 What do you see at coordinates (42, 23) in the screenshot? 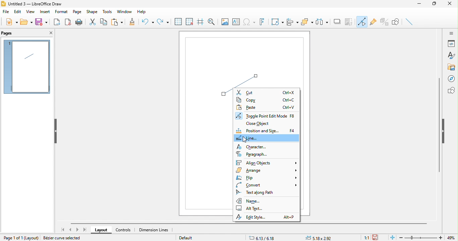
I see `save` at bounding box center [42, 23].